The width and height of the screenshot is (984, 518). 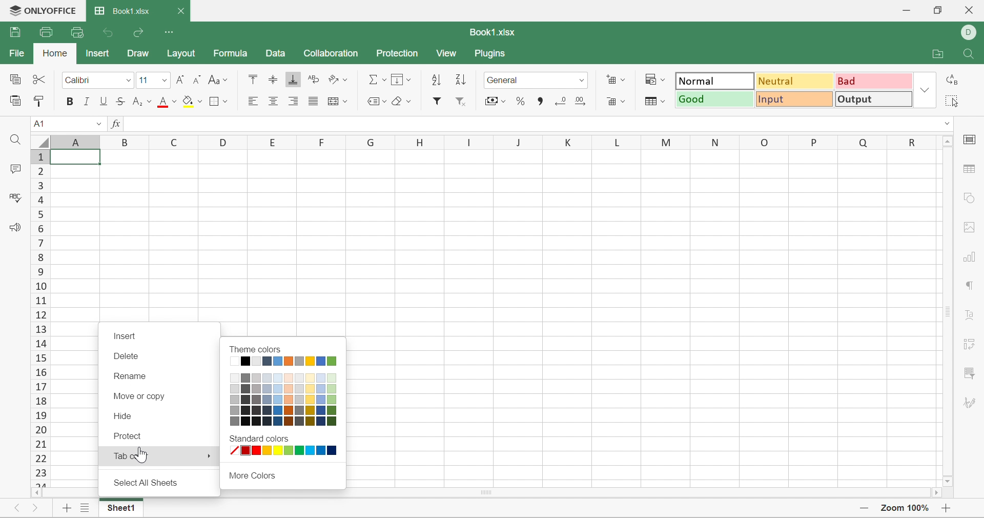 What do you see at coordinates (102, 103) in the screenshot?
I see `Underline` at bounding box center [102, 103].